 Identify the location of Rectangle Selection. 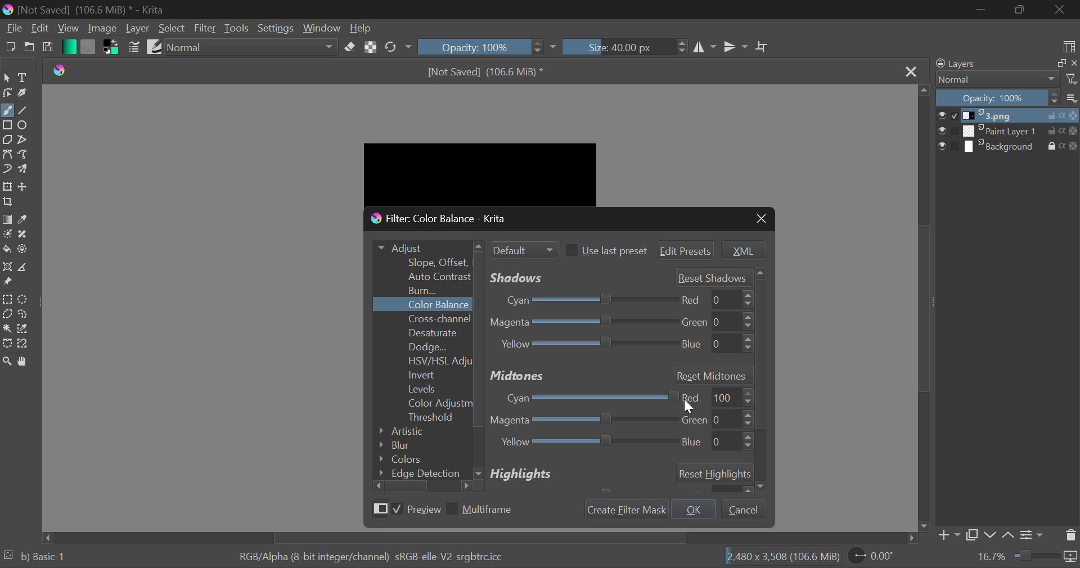
(7, 299).